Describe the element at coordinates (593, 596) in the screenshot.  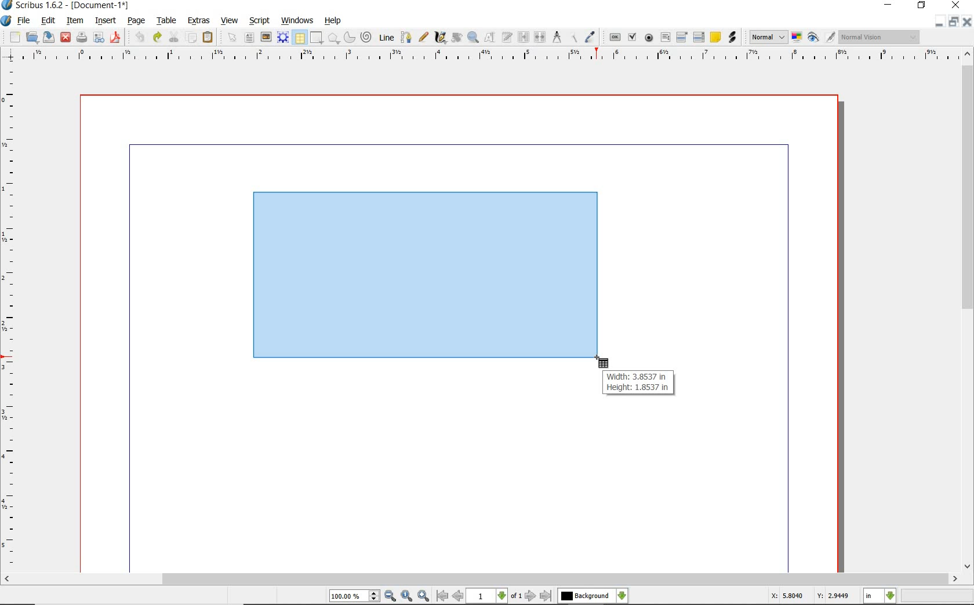
I see `select the current layer` at that location.